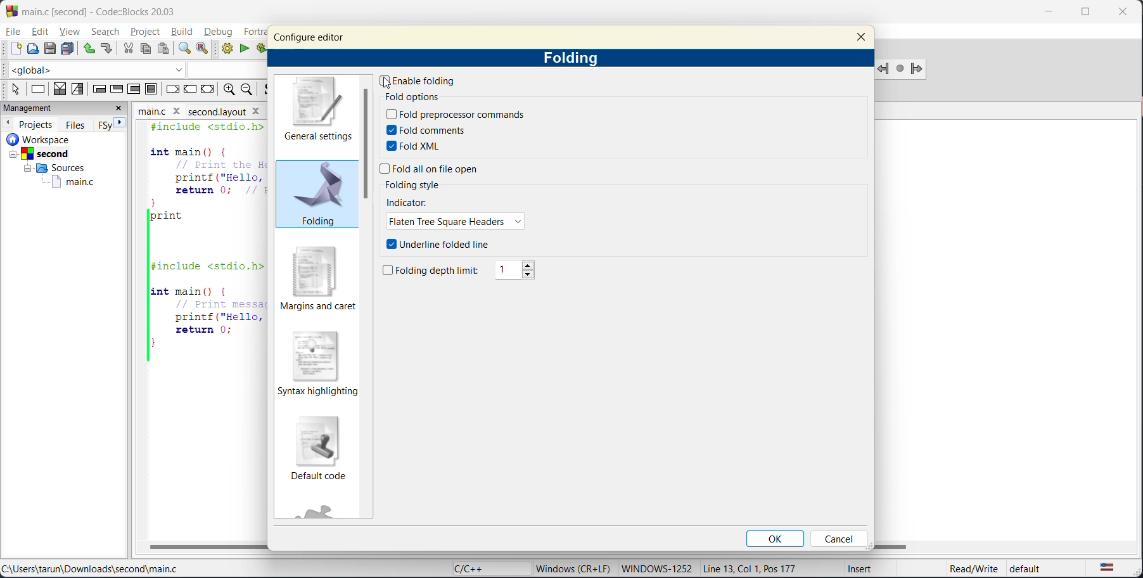  Describe the element at coordinates (322, 110) in the screenshot. I see `general settings` at that location.